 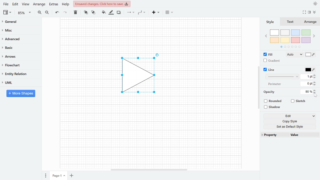 What do you see at coordinates (296, 32) in the screenshot?
I see `blue` at bounding box center [296, 32].